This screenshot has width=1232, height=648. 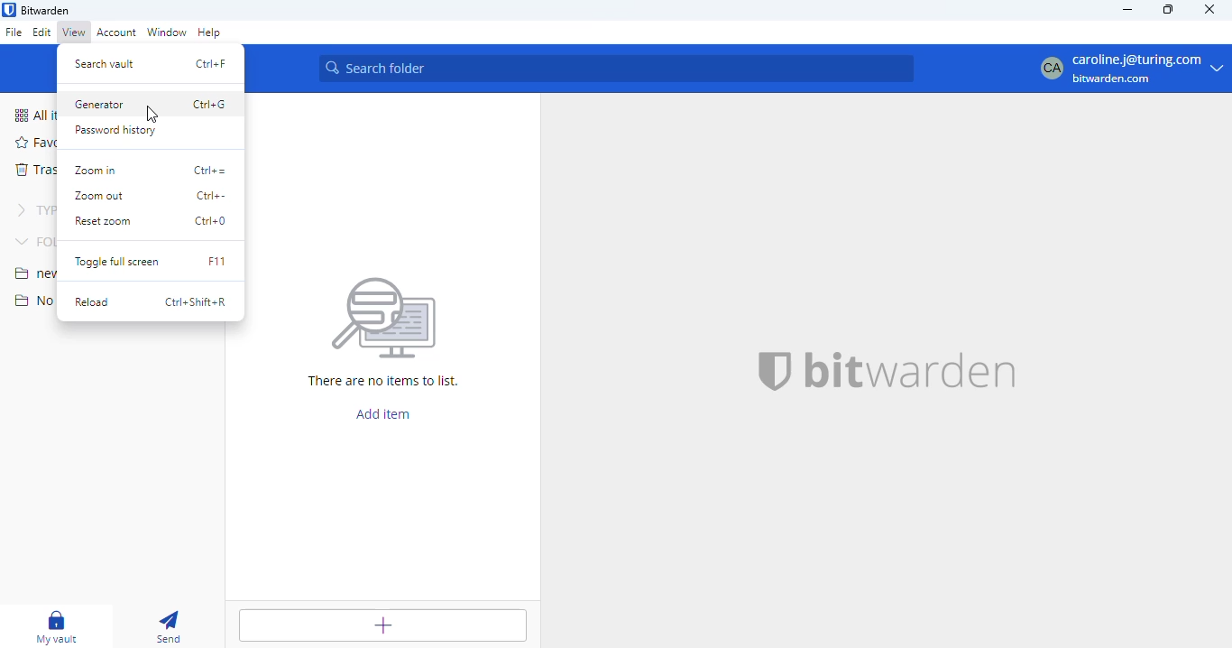 What do you see at coordinates (152, 115) in the screenshot?
I see `cursor` at bounding box center [152, 115].